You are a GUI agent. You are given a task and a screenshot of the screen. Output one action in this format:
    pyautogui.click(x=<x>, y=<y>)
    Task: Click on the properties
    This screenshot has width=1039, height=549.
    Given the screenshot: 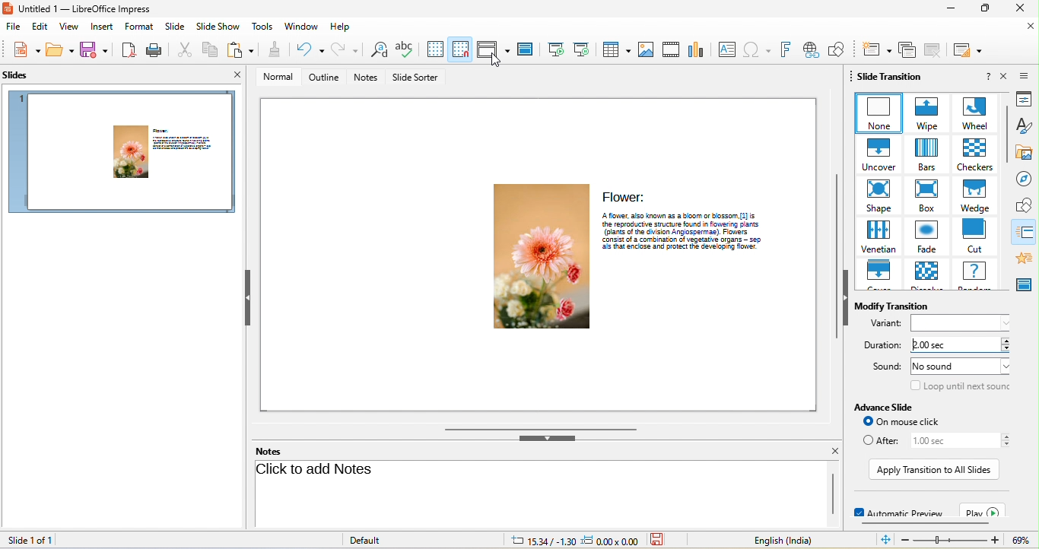 What is the action you would take?
    pyautogui.click(x=1028, y=99)
    